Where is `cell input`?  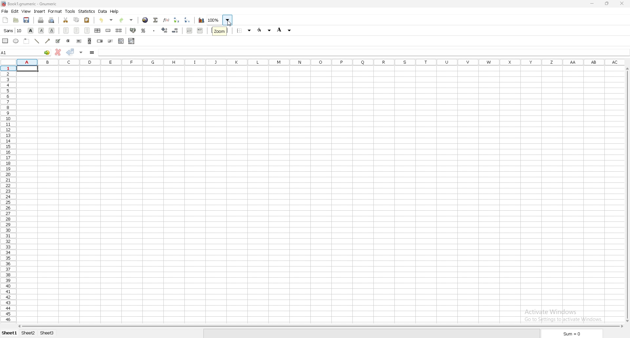
cell input is located at coordinates (362, 52).